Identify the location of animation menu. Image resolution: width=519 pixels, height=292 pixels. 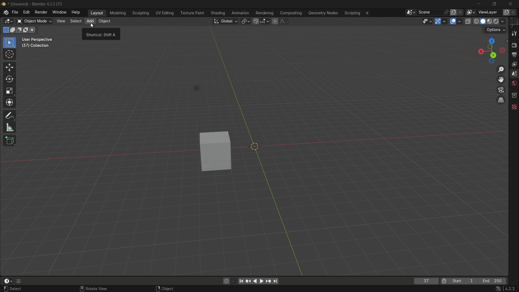
(240, 13).